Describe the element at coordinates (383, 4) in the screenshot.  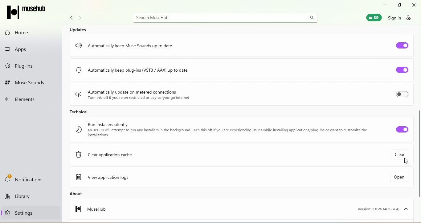
I see `Minimize` at that location.